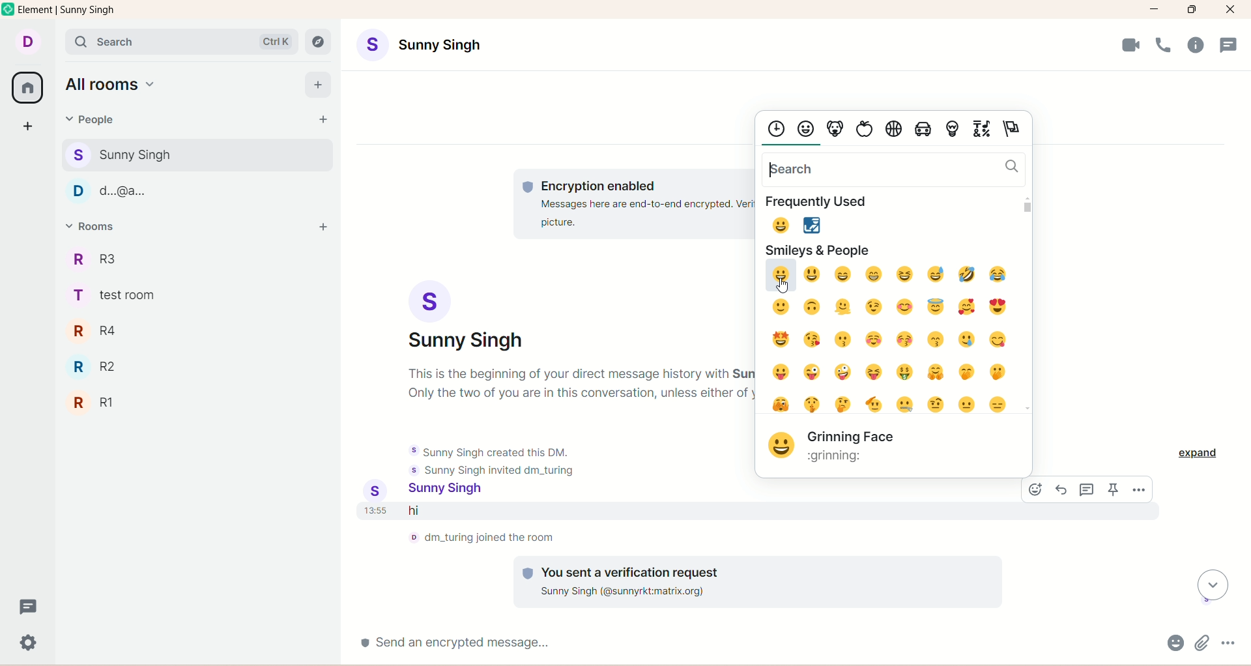  What do you see at coordinates (998, 274) in the screenshot?
I see `Face with tears of joy` at bounding box center [998, 274].